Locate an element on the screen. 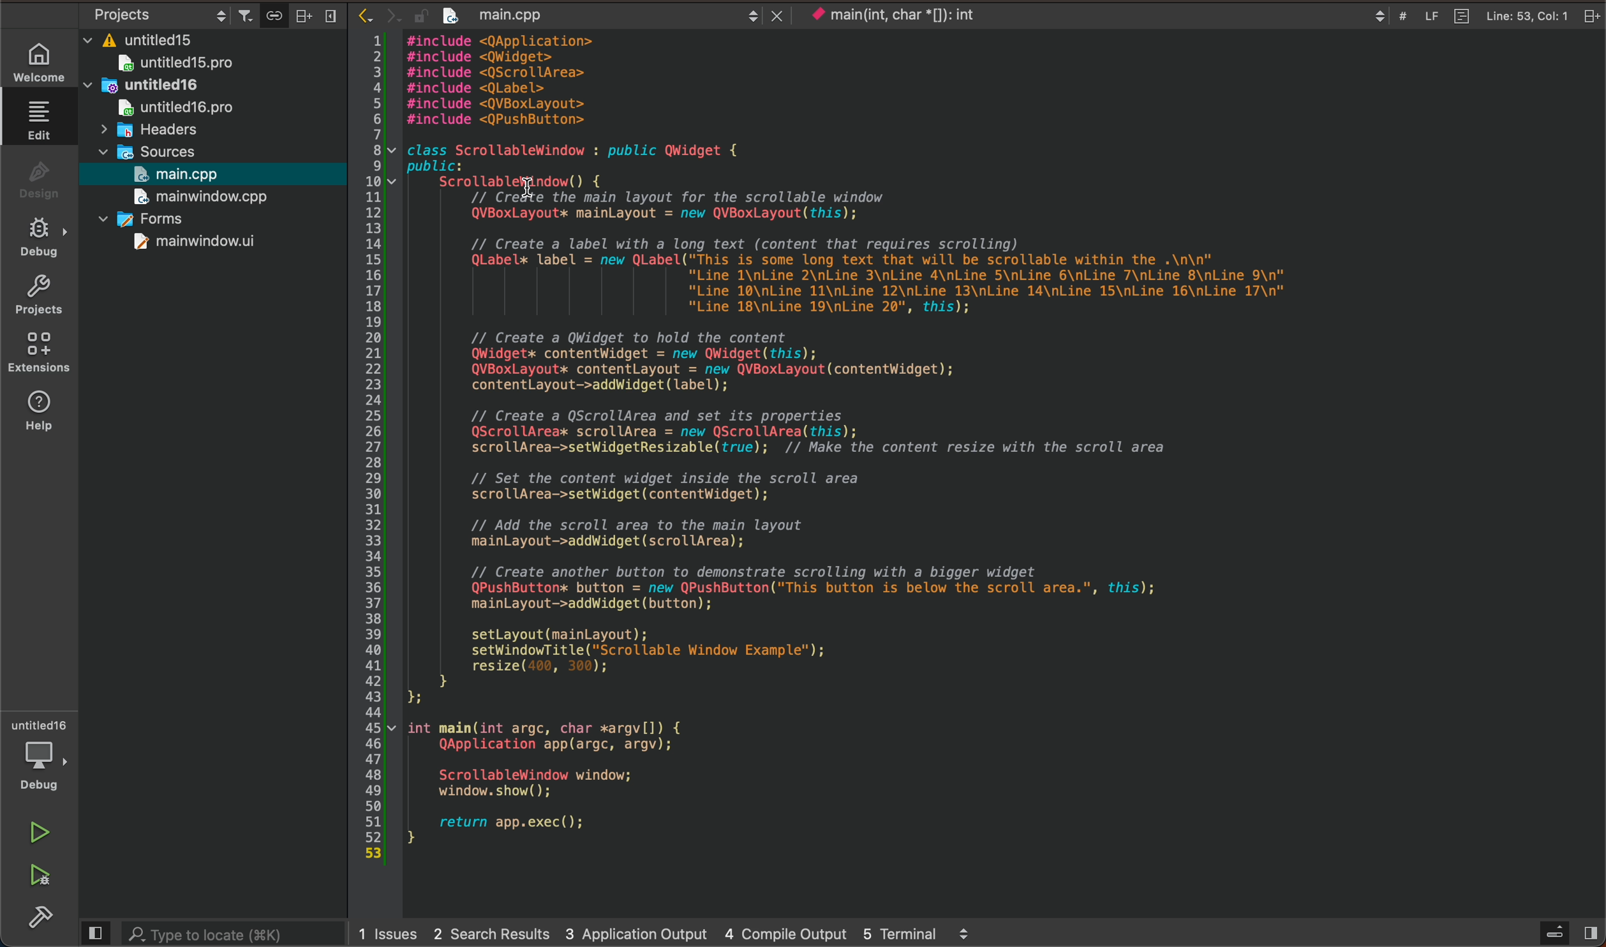 The image size is (1606, 947). headers is located at coordinates (148, 130).